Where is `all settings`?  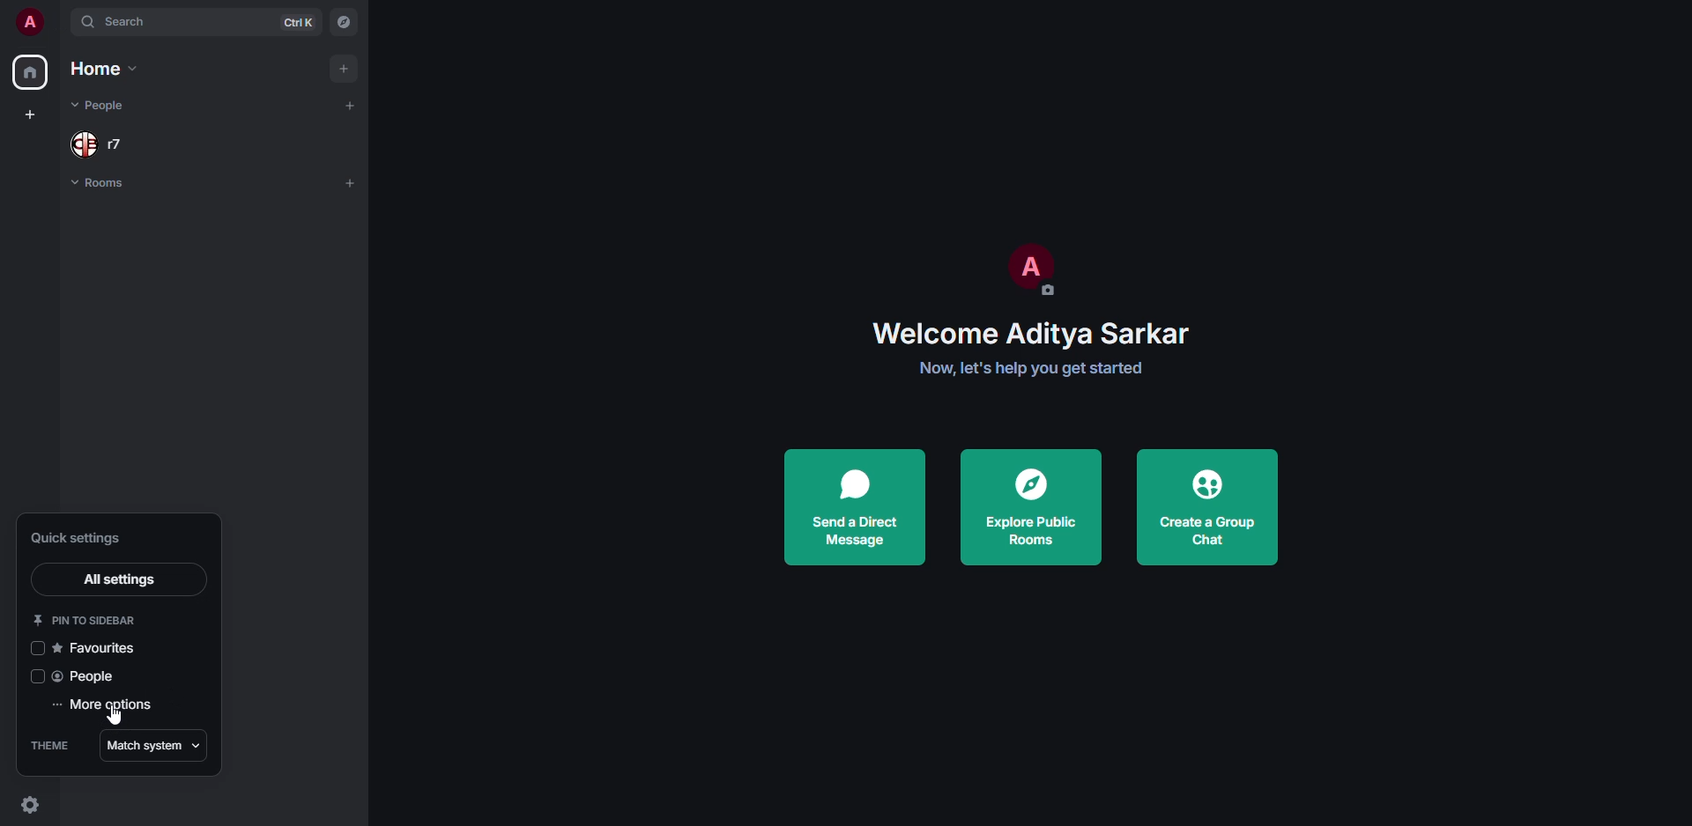 all settings is located at coordinates (119, 580).